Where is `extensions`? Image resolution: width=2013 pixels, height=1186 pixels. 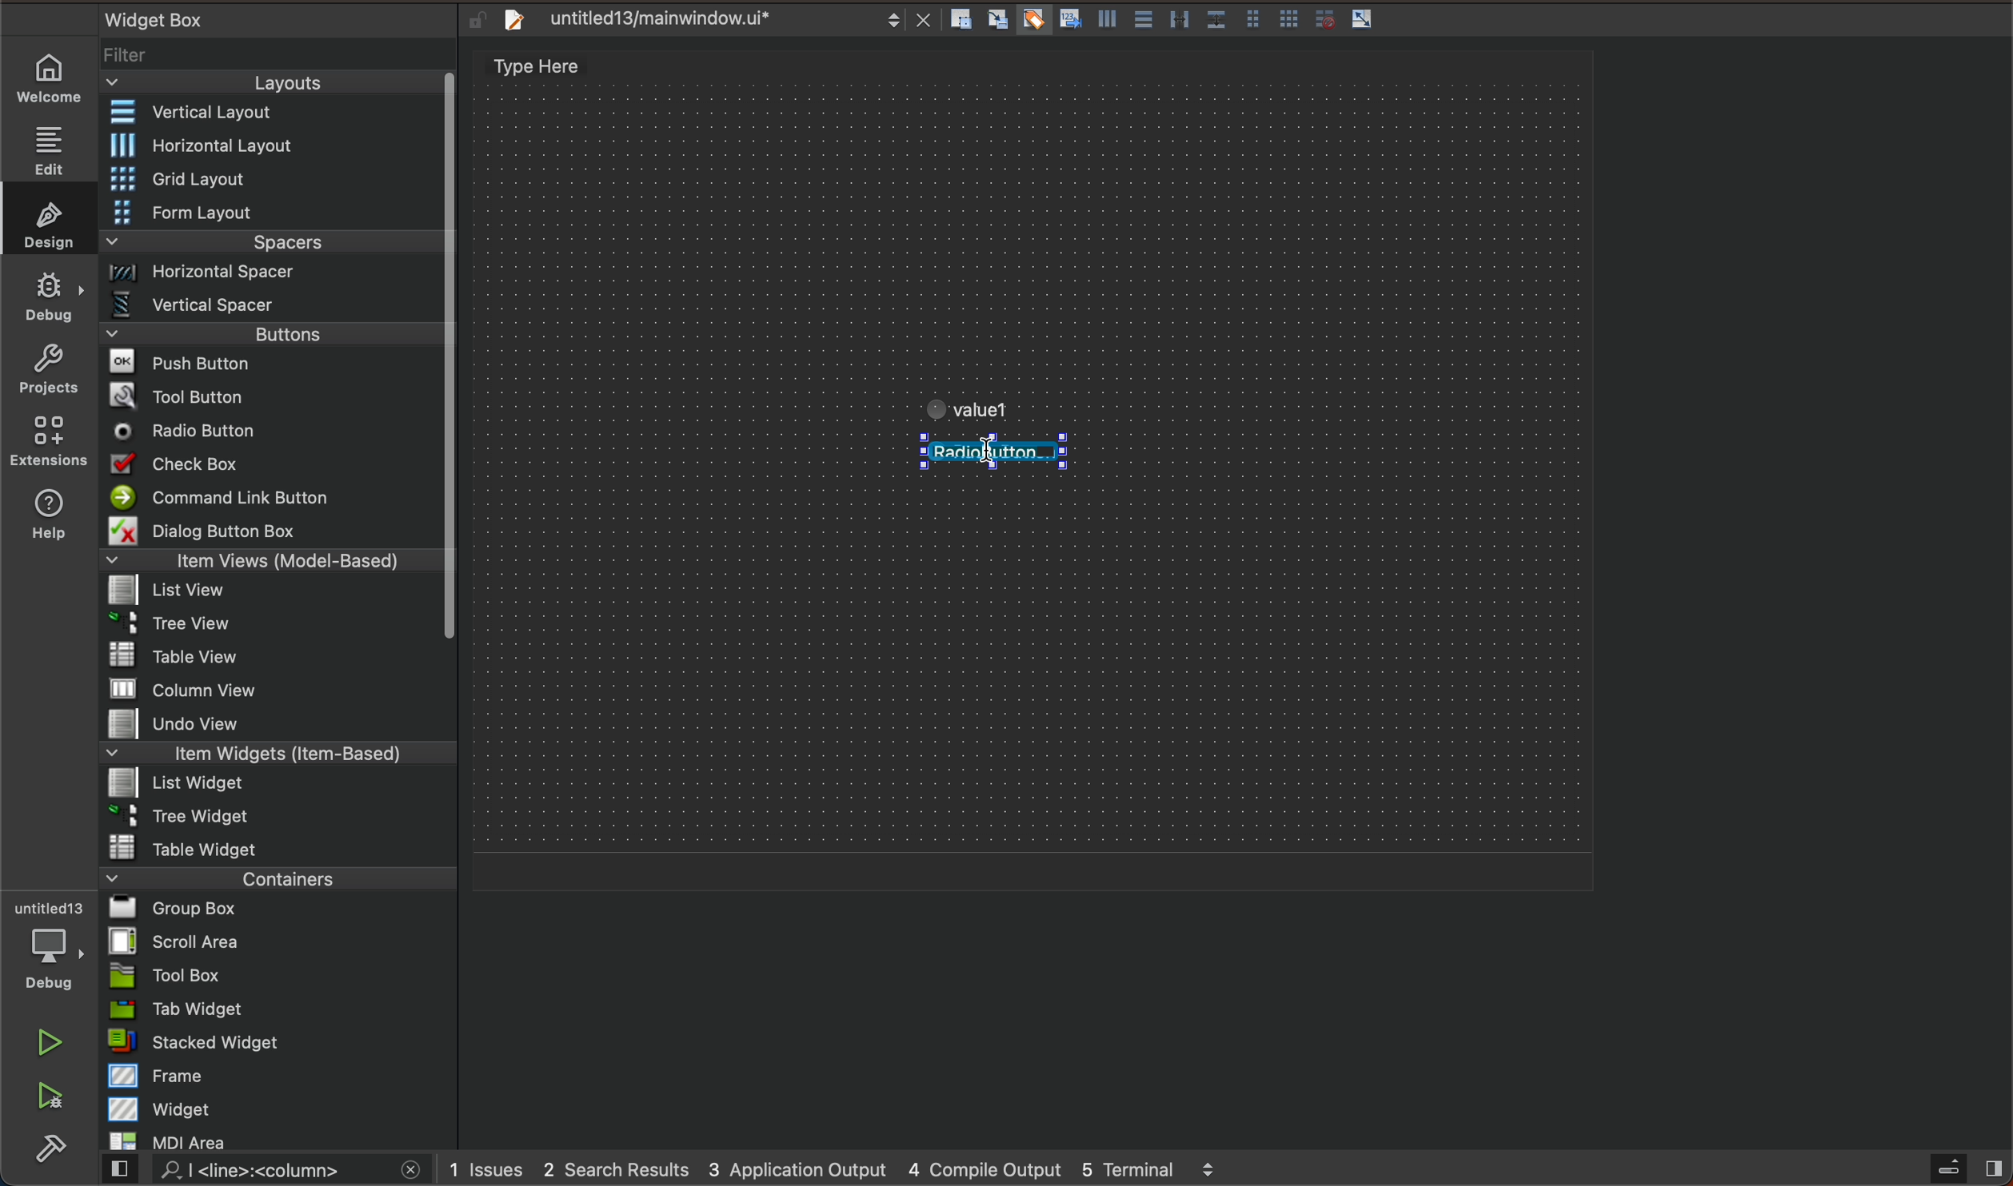 extensions is located at coordinates (47, 440).